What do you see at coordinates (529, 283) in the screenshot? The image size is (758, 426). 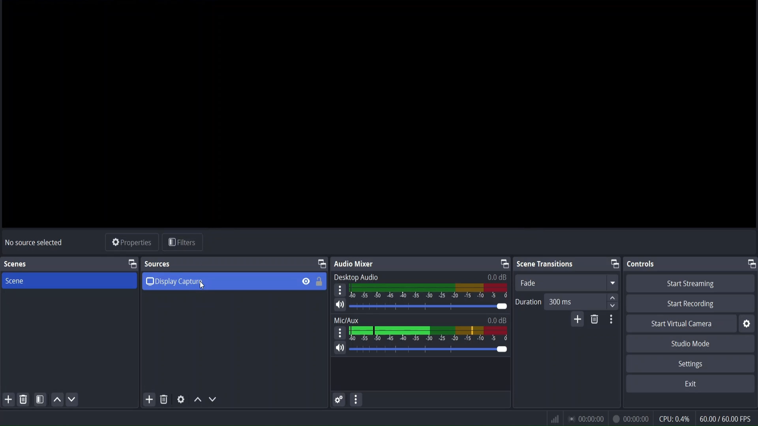 I see `fade` at bounding box center [529, 283].